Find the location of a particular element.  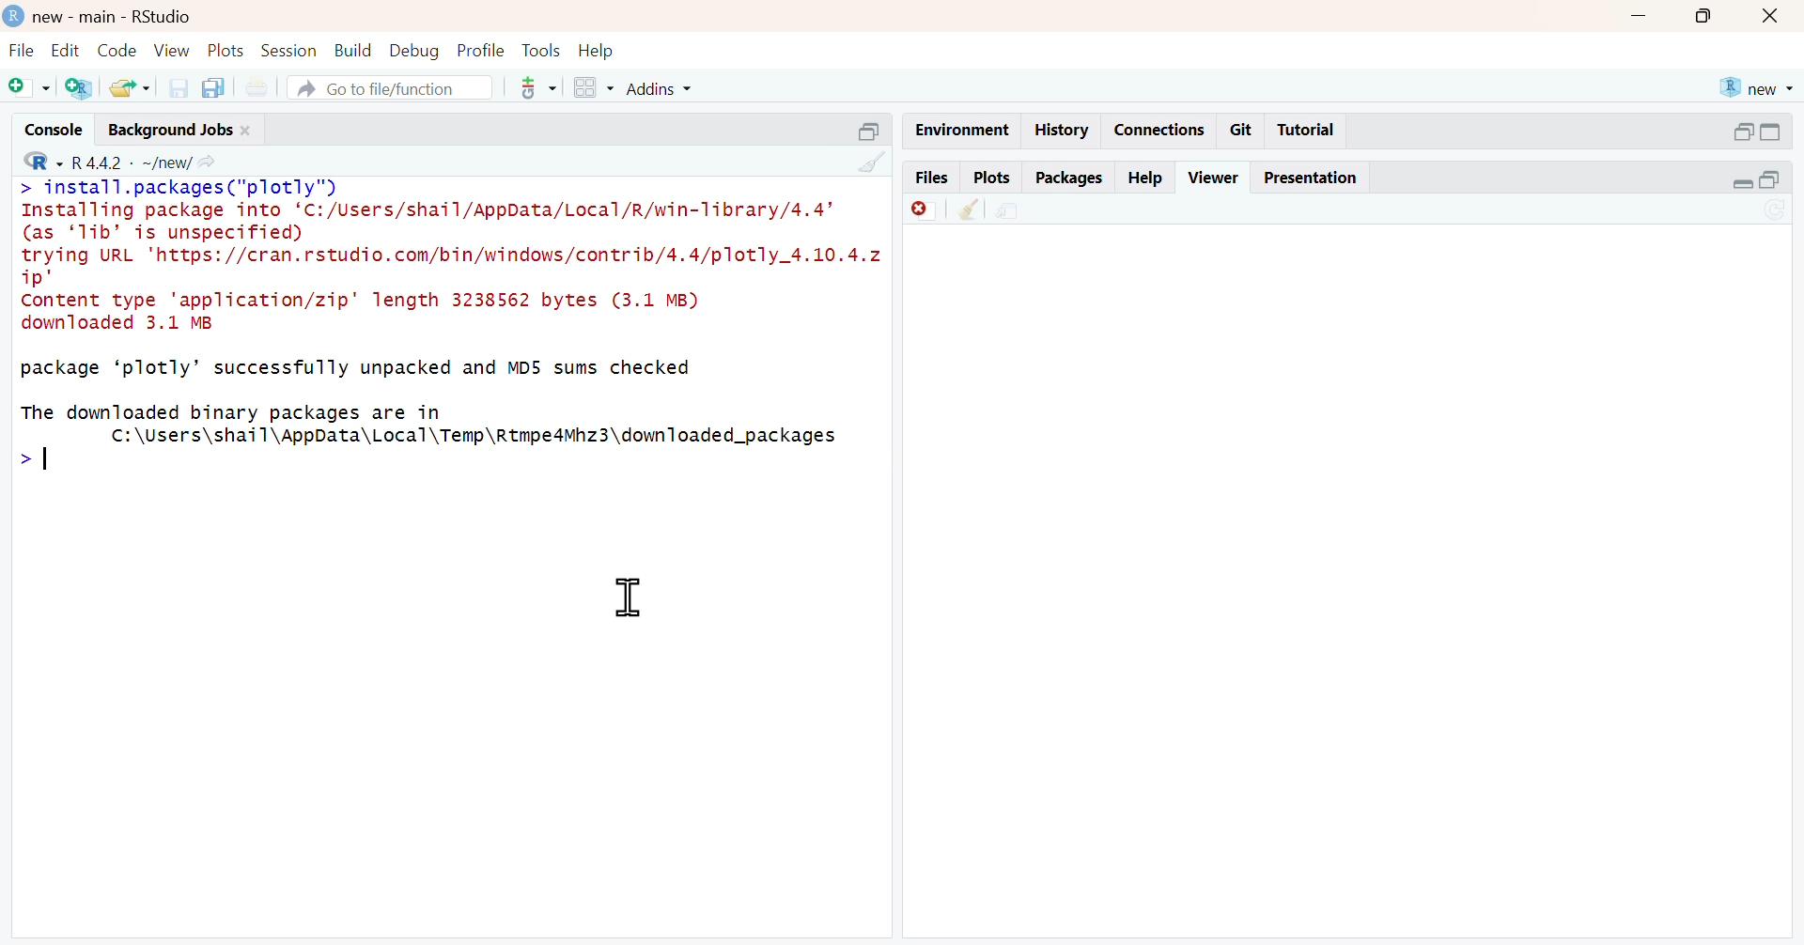

git pane is located at coordinates (538, 90).